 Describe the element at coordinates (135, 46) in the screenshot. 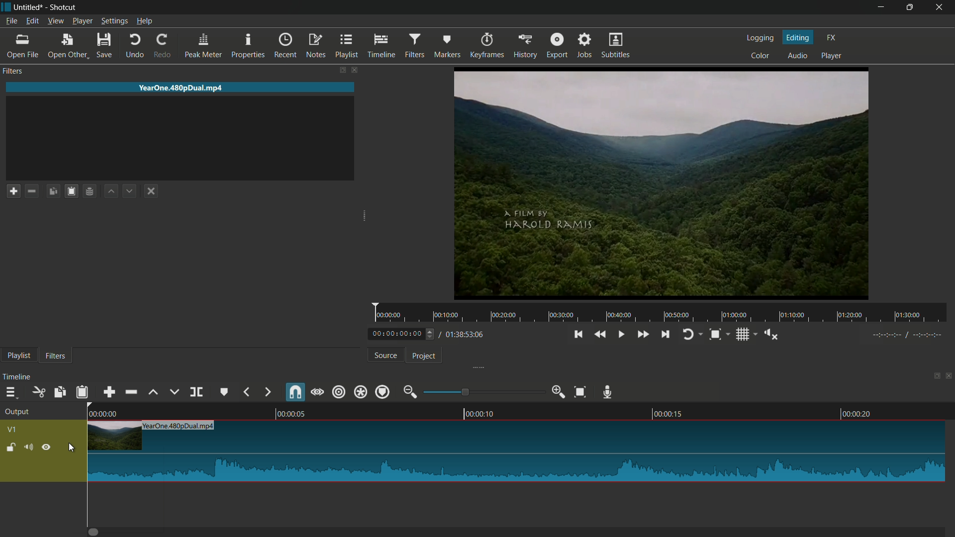

I see `undo` at that location.